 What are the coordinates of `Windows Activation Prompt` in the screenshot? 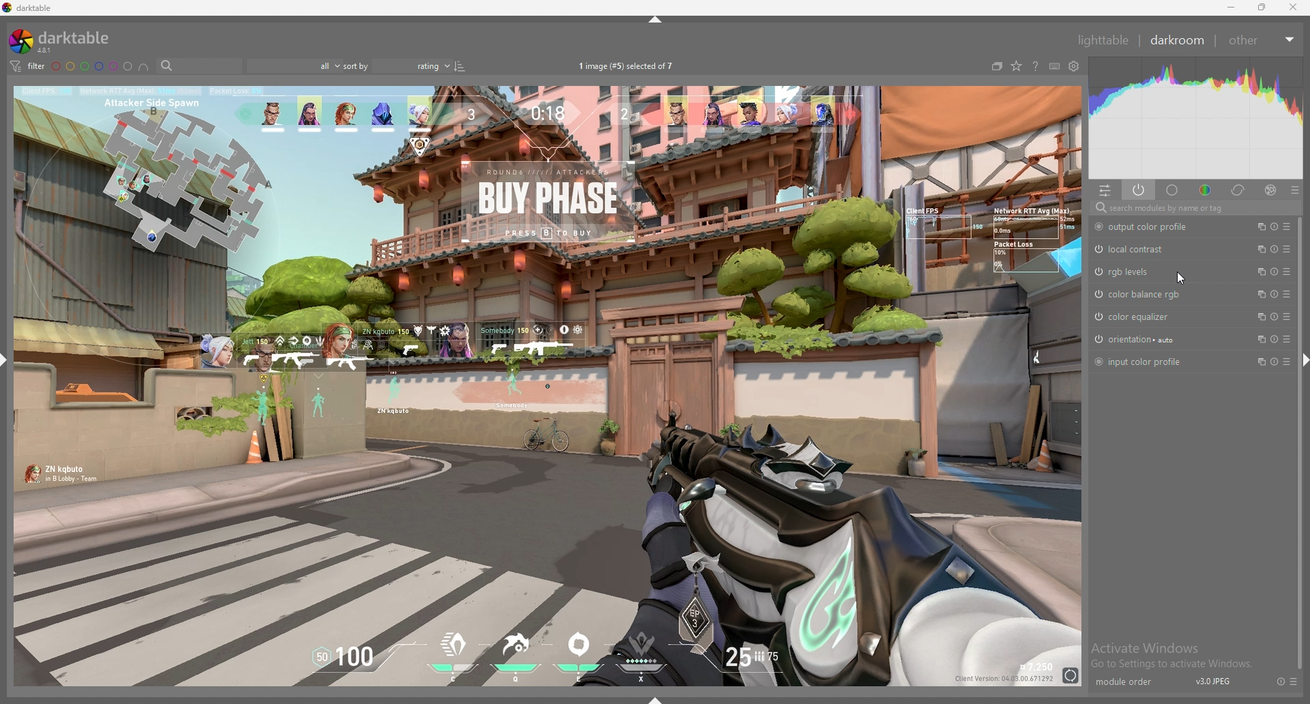 It's located at (1176, 655).